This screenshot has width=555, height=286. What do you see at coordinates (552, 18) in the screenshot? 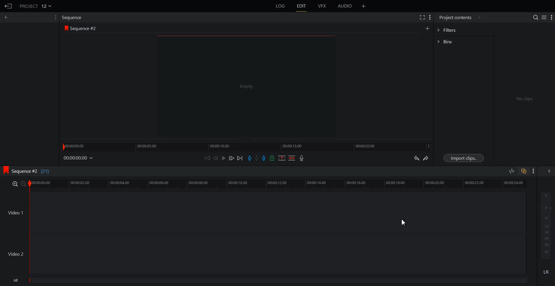
I see `Show Setting Menu` at bounding box center [552, 18].